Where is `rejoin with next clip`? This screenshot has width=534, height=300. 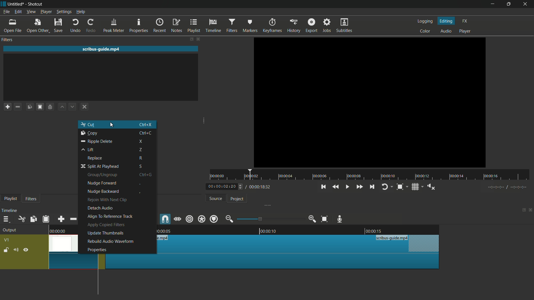
rejoin with next clip is located at coordinates (108, 200).